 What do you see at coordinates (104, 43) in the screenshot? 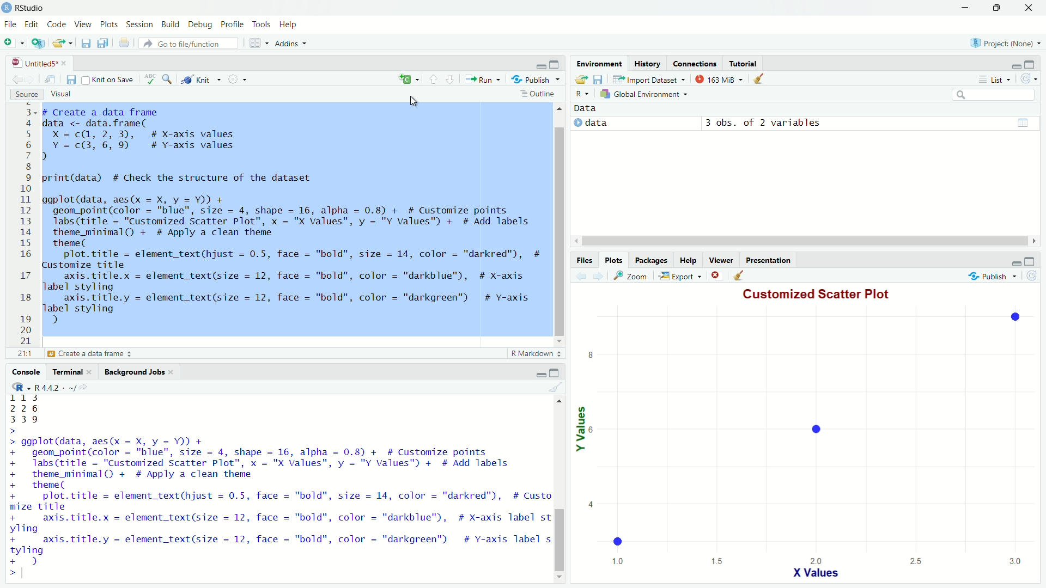
I see `Save all open documents` at bounding box center [104, 43].